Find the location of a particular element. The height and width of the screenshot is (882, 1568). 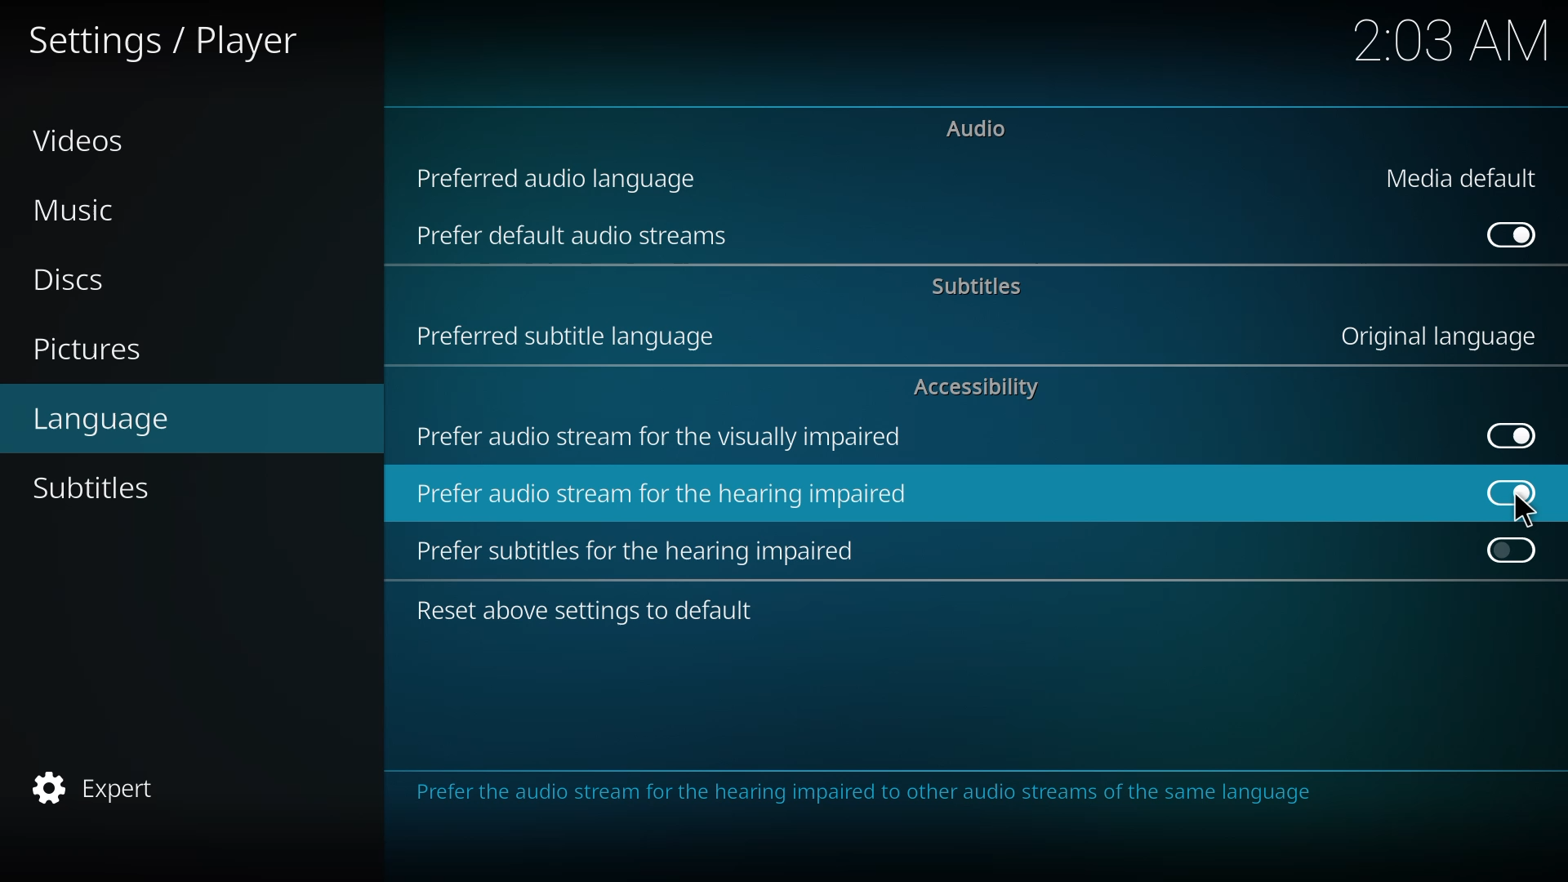

subtitles is located at coordinates (96, 487).